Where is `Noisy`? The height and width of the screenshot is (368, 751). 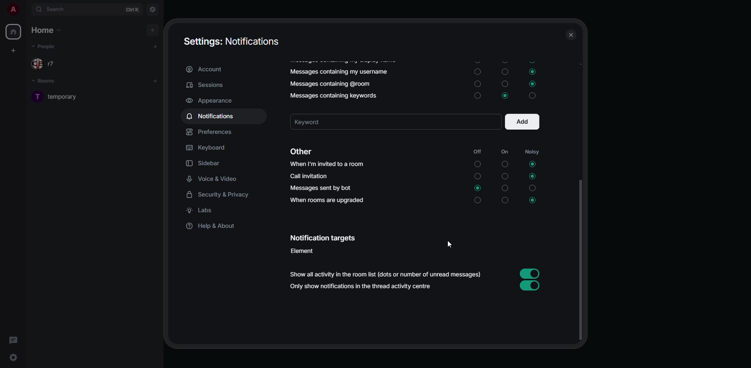
Noisy is located at coordinates (532, 96).